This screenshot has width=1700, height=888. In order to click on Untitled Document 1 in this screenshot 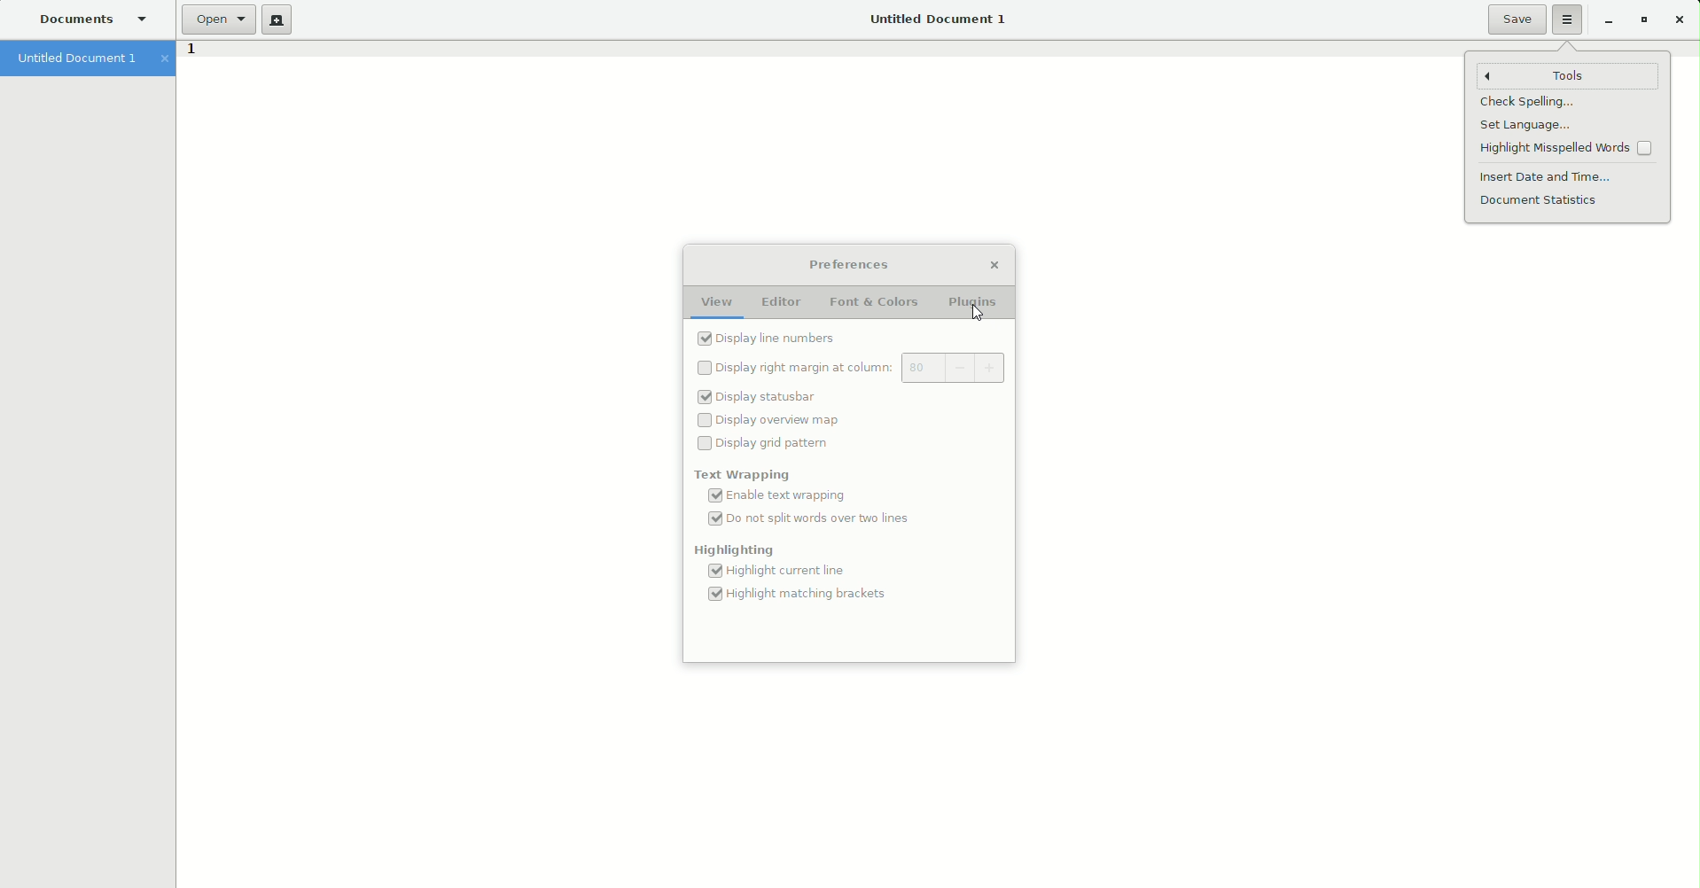, I will do `click(935, 19)`.